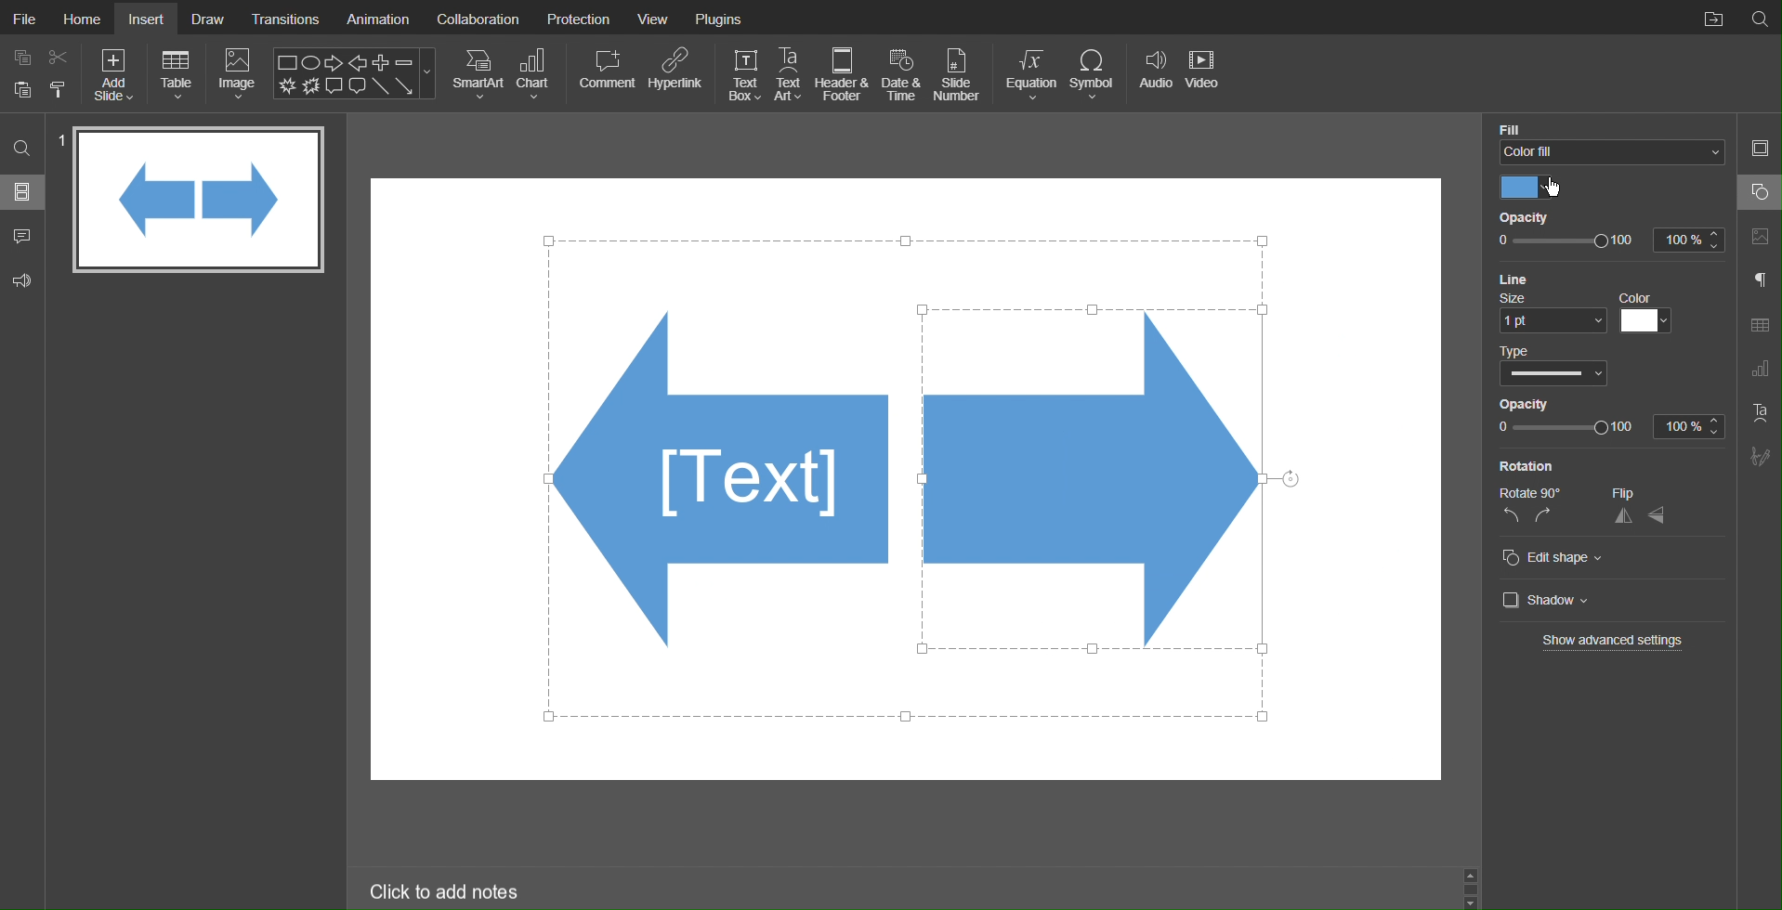 The height and width of the screenshot is (910, 1782). What do you see at coordinates (149, 19) in the screenshot?
I see `Insert` at bounding box center [149, 19].